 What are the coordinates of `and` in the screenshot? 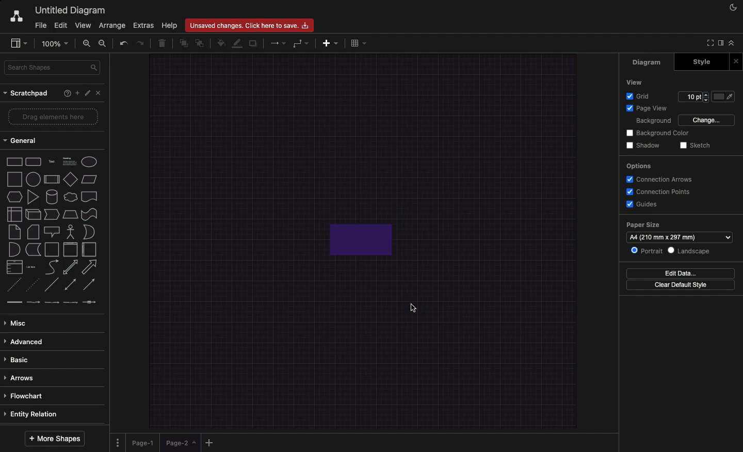 It's located at (14, 250).